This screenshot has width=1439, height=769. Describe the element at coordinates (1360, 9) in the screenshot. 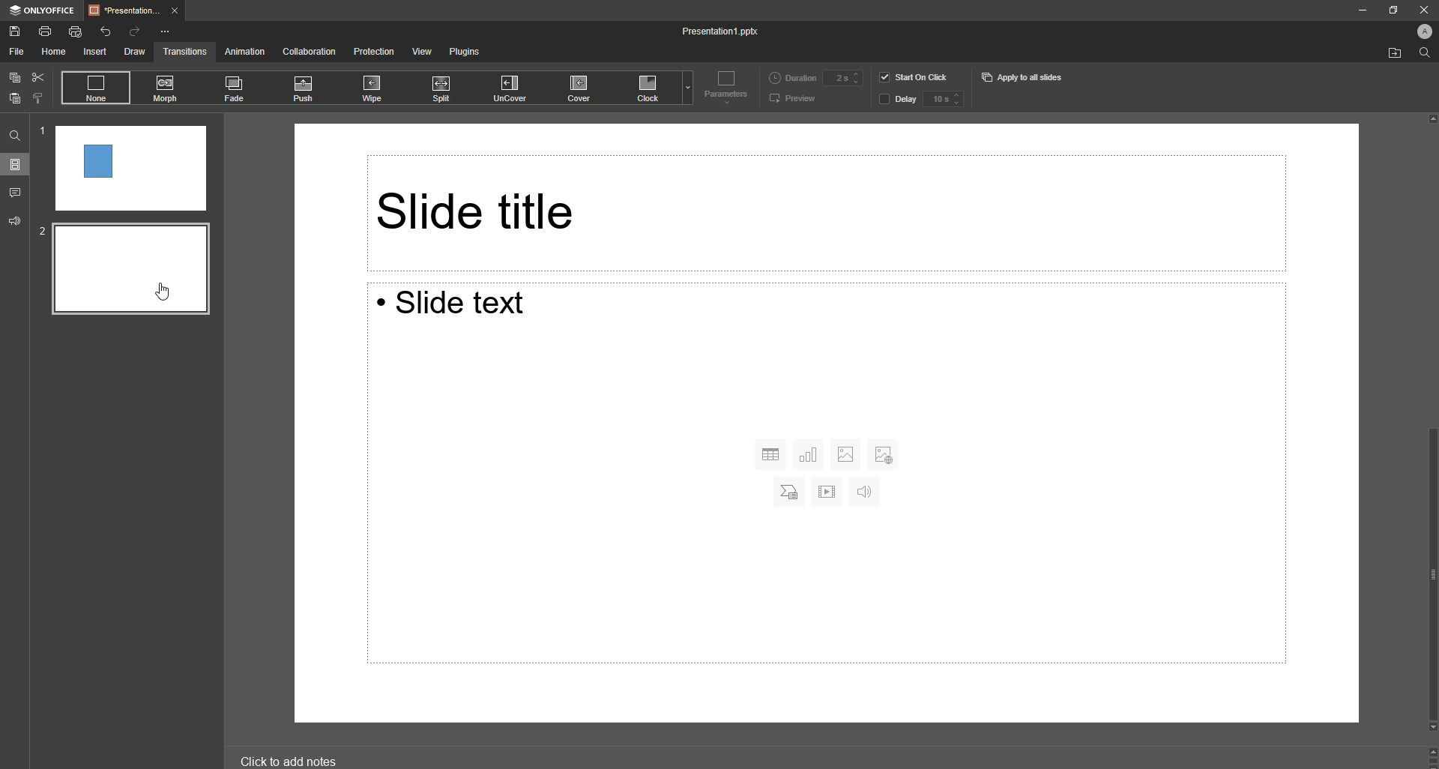

I see `Minimize` at that location.